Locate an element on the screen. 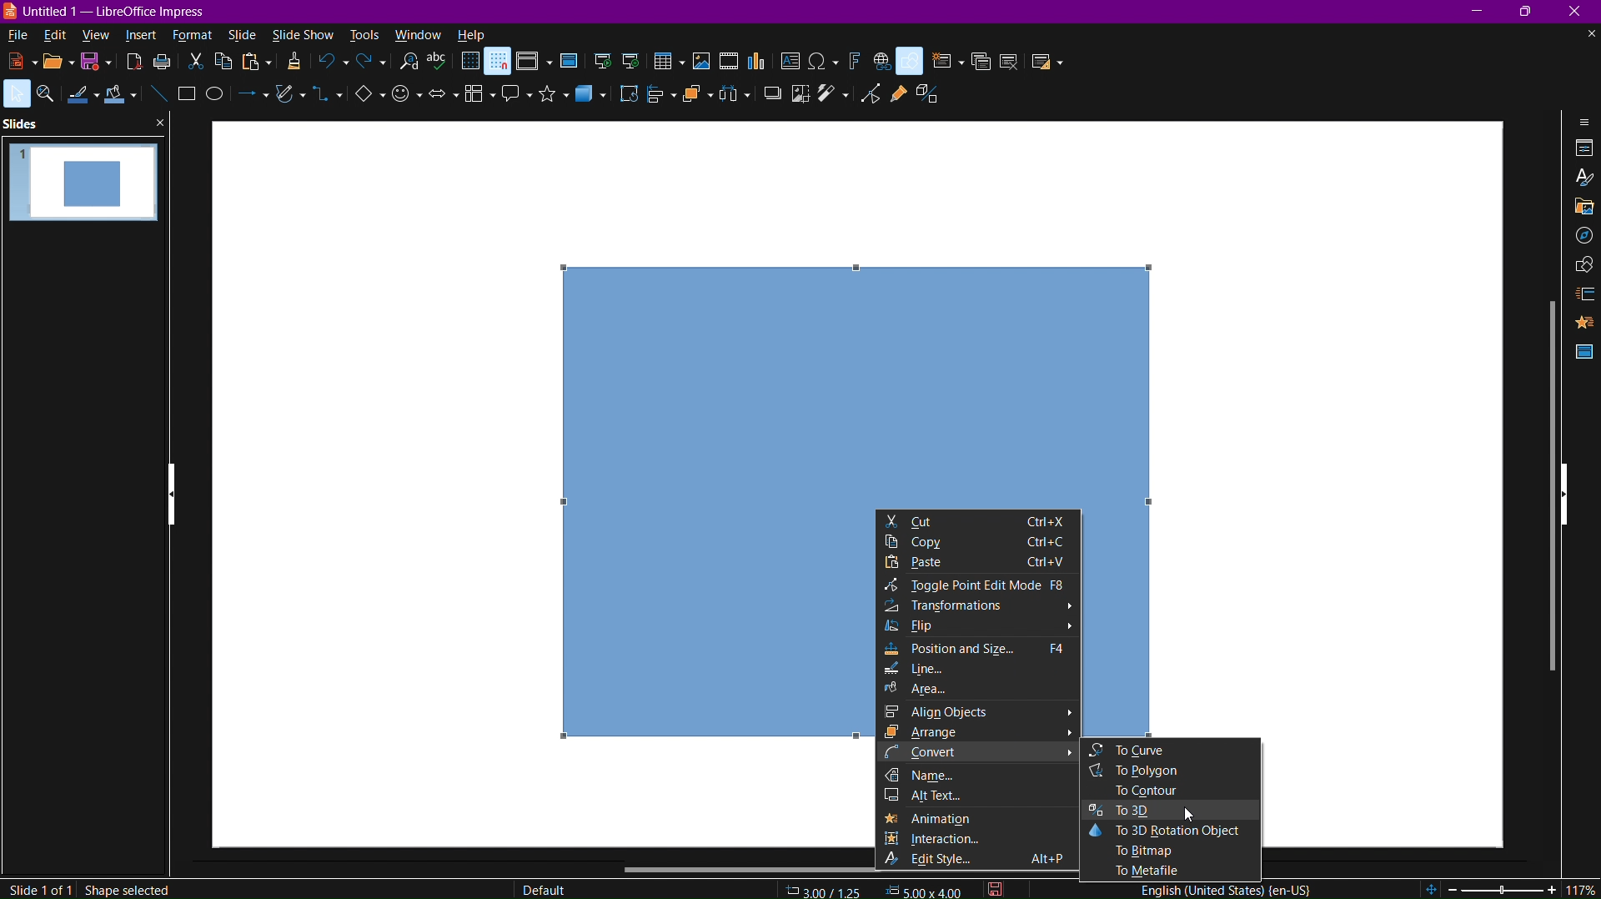  cut is located at coordinates (198, 63).